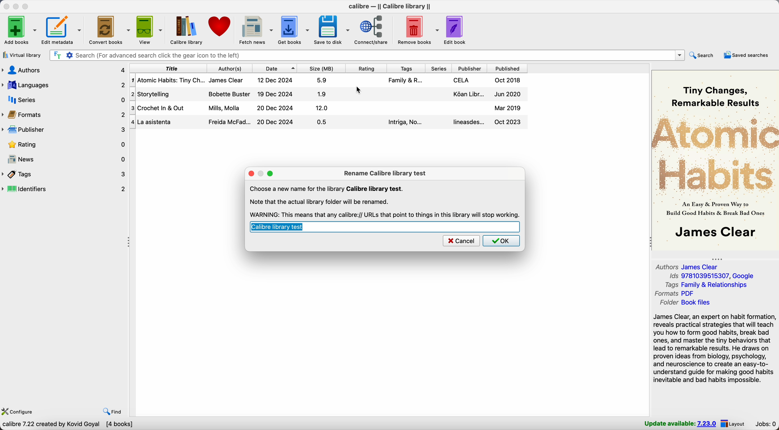 The height and width of the screenshot is (430, 779). Describe the element at coordinates (390, 5) in the screenshot. I see `Calibre - || Calibre library ||` at that location.